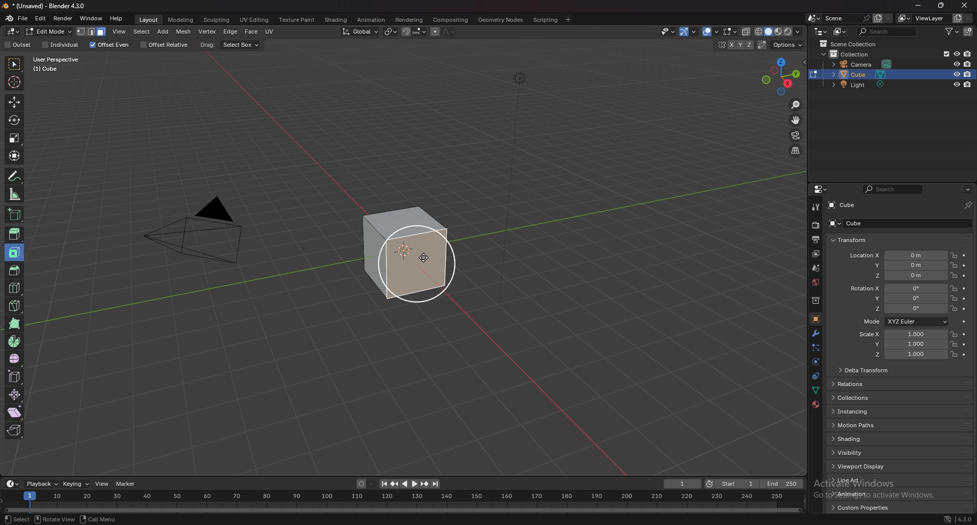 The height and width of the screenshot is (525, 977). What do you see at coordinates (849, 241) in the screenshot?
I see `transform` at bounding box center [849, 241].